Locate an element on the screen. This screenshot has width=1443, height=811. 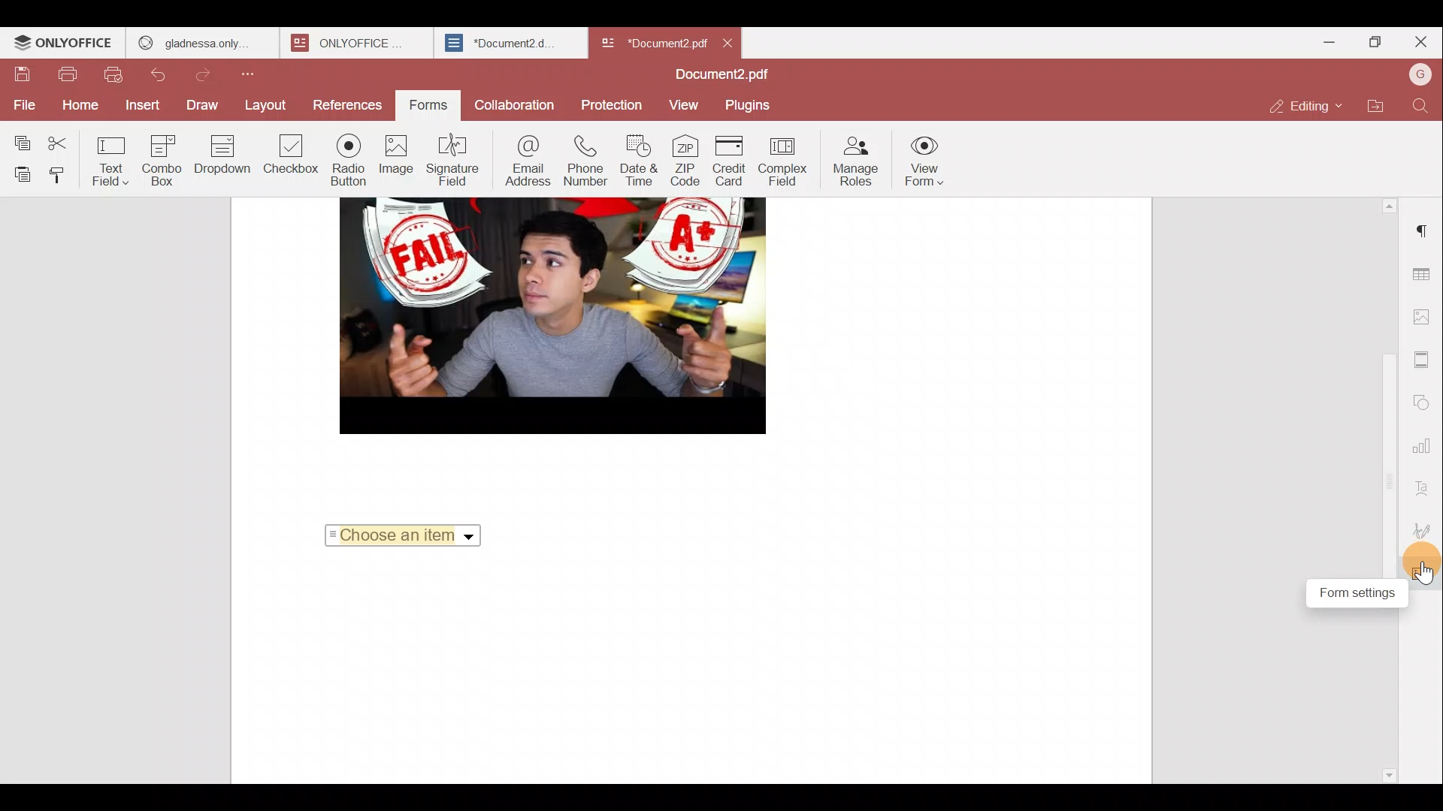
Text field is located at coordinates (116, 163).